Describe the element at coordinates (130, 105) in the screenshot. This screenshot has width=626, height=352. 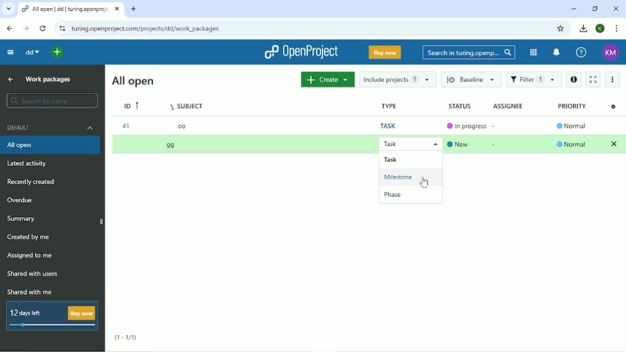
I see `ID` at that location.